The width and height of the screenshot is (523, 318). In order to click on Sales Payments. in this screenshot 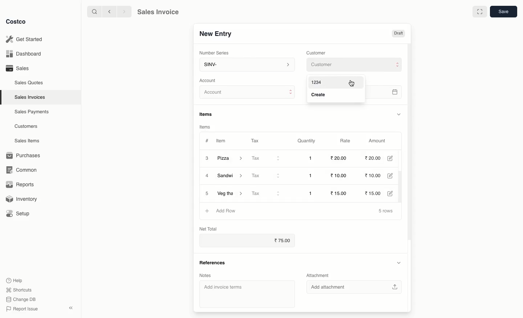, I will do `click(32, 113)`.